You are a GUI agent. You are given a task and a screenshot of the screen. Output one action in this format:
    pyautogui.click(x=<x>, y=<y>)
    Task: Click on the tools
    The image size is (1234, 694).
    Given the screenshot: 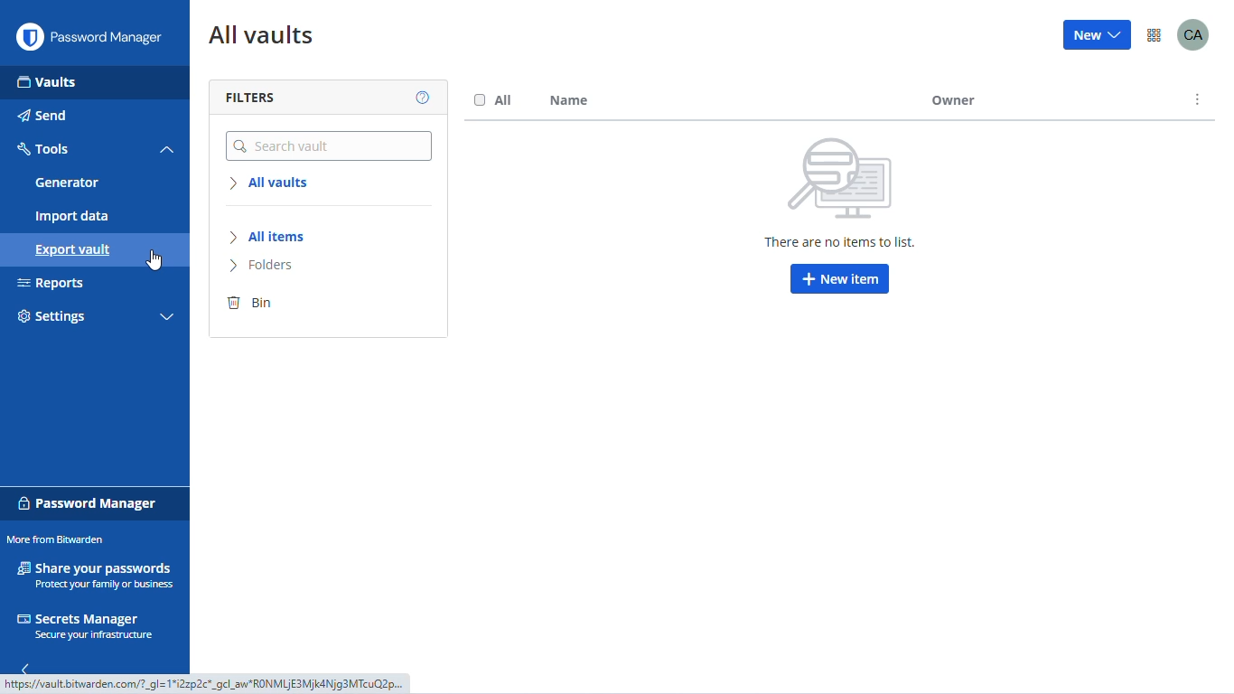 What is the action you would take?
    pyautogui.click(x=45, y=149)
    